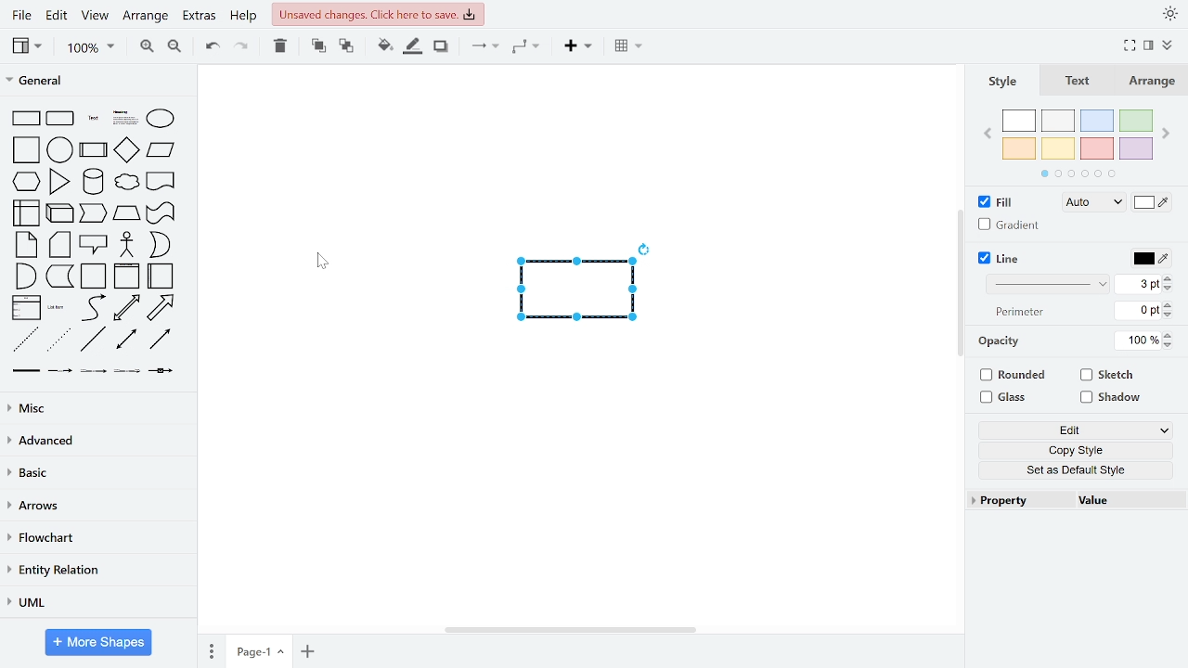 The image size is (1188, 668). I want to click on general shapes, so click(58, 117).